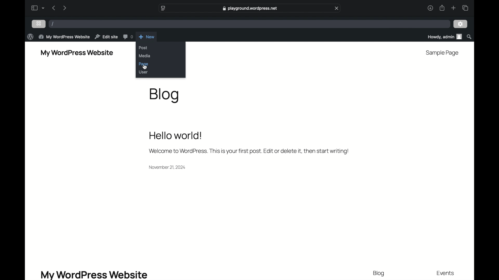 This screenshot has height=280, width=499. What do you see at coordinates (54, 8) in the screenshot?
I see `previous page` at bounding box center [54, 8].